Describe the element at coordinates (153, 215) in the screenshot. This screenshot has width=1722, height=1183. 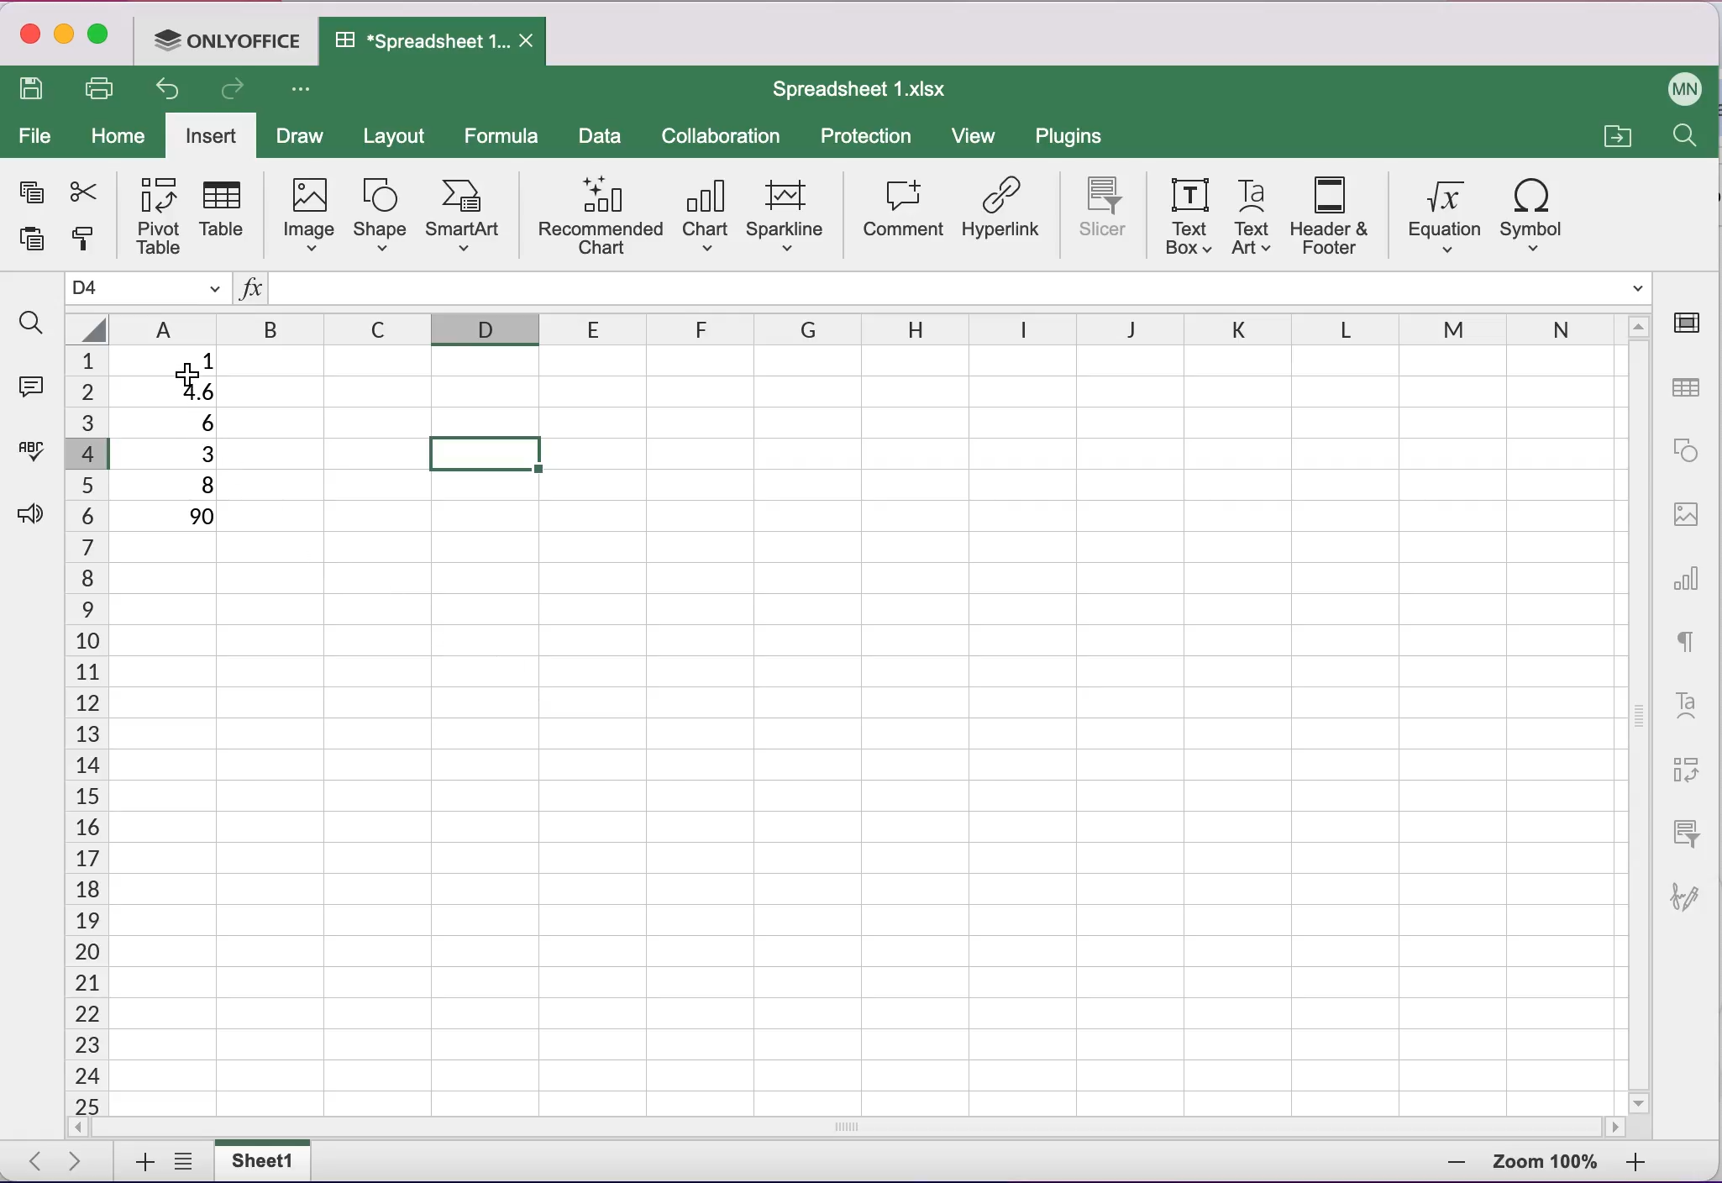
I see `pivot table` at that location.